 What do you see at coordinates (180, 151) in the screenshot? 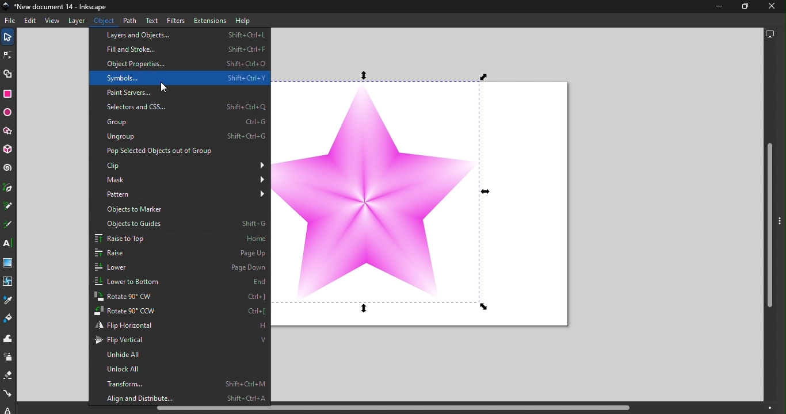
I see `Pop Select objects out of Group` at bounding box center [180, 151].